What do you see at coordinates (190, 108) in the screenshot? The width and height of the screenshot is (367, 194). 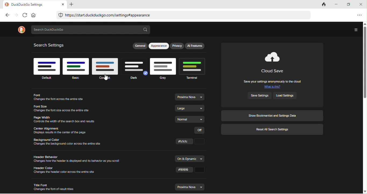 I see `large` at bounding box center [190, 108].